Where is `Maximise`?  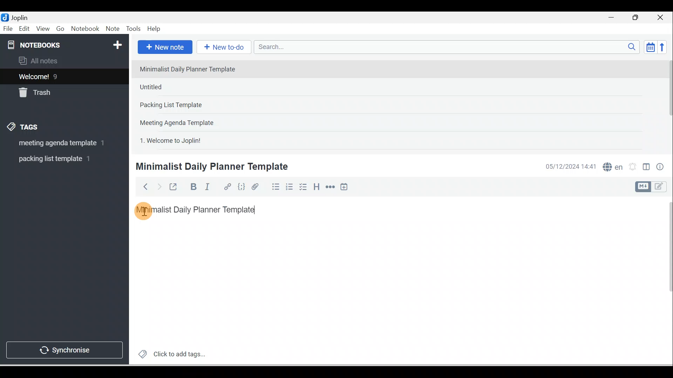
Maximise is located at coordinates (638, 18).